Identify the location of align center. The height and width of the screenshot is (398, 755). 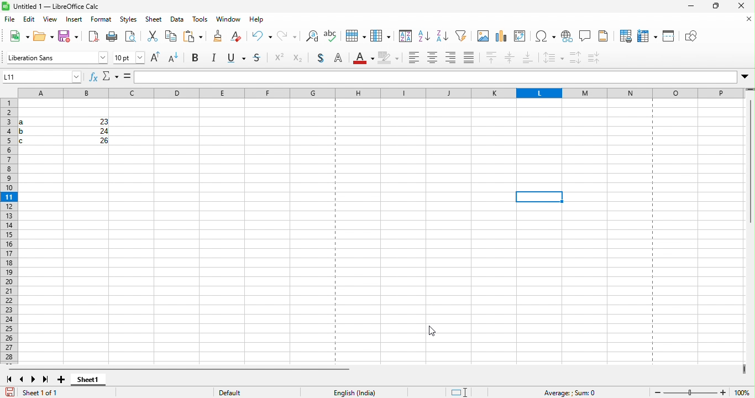
(432, 60).